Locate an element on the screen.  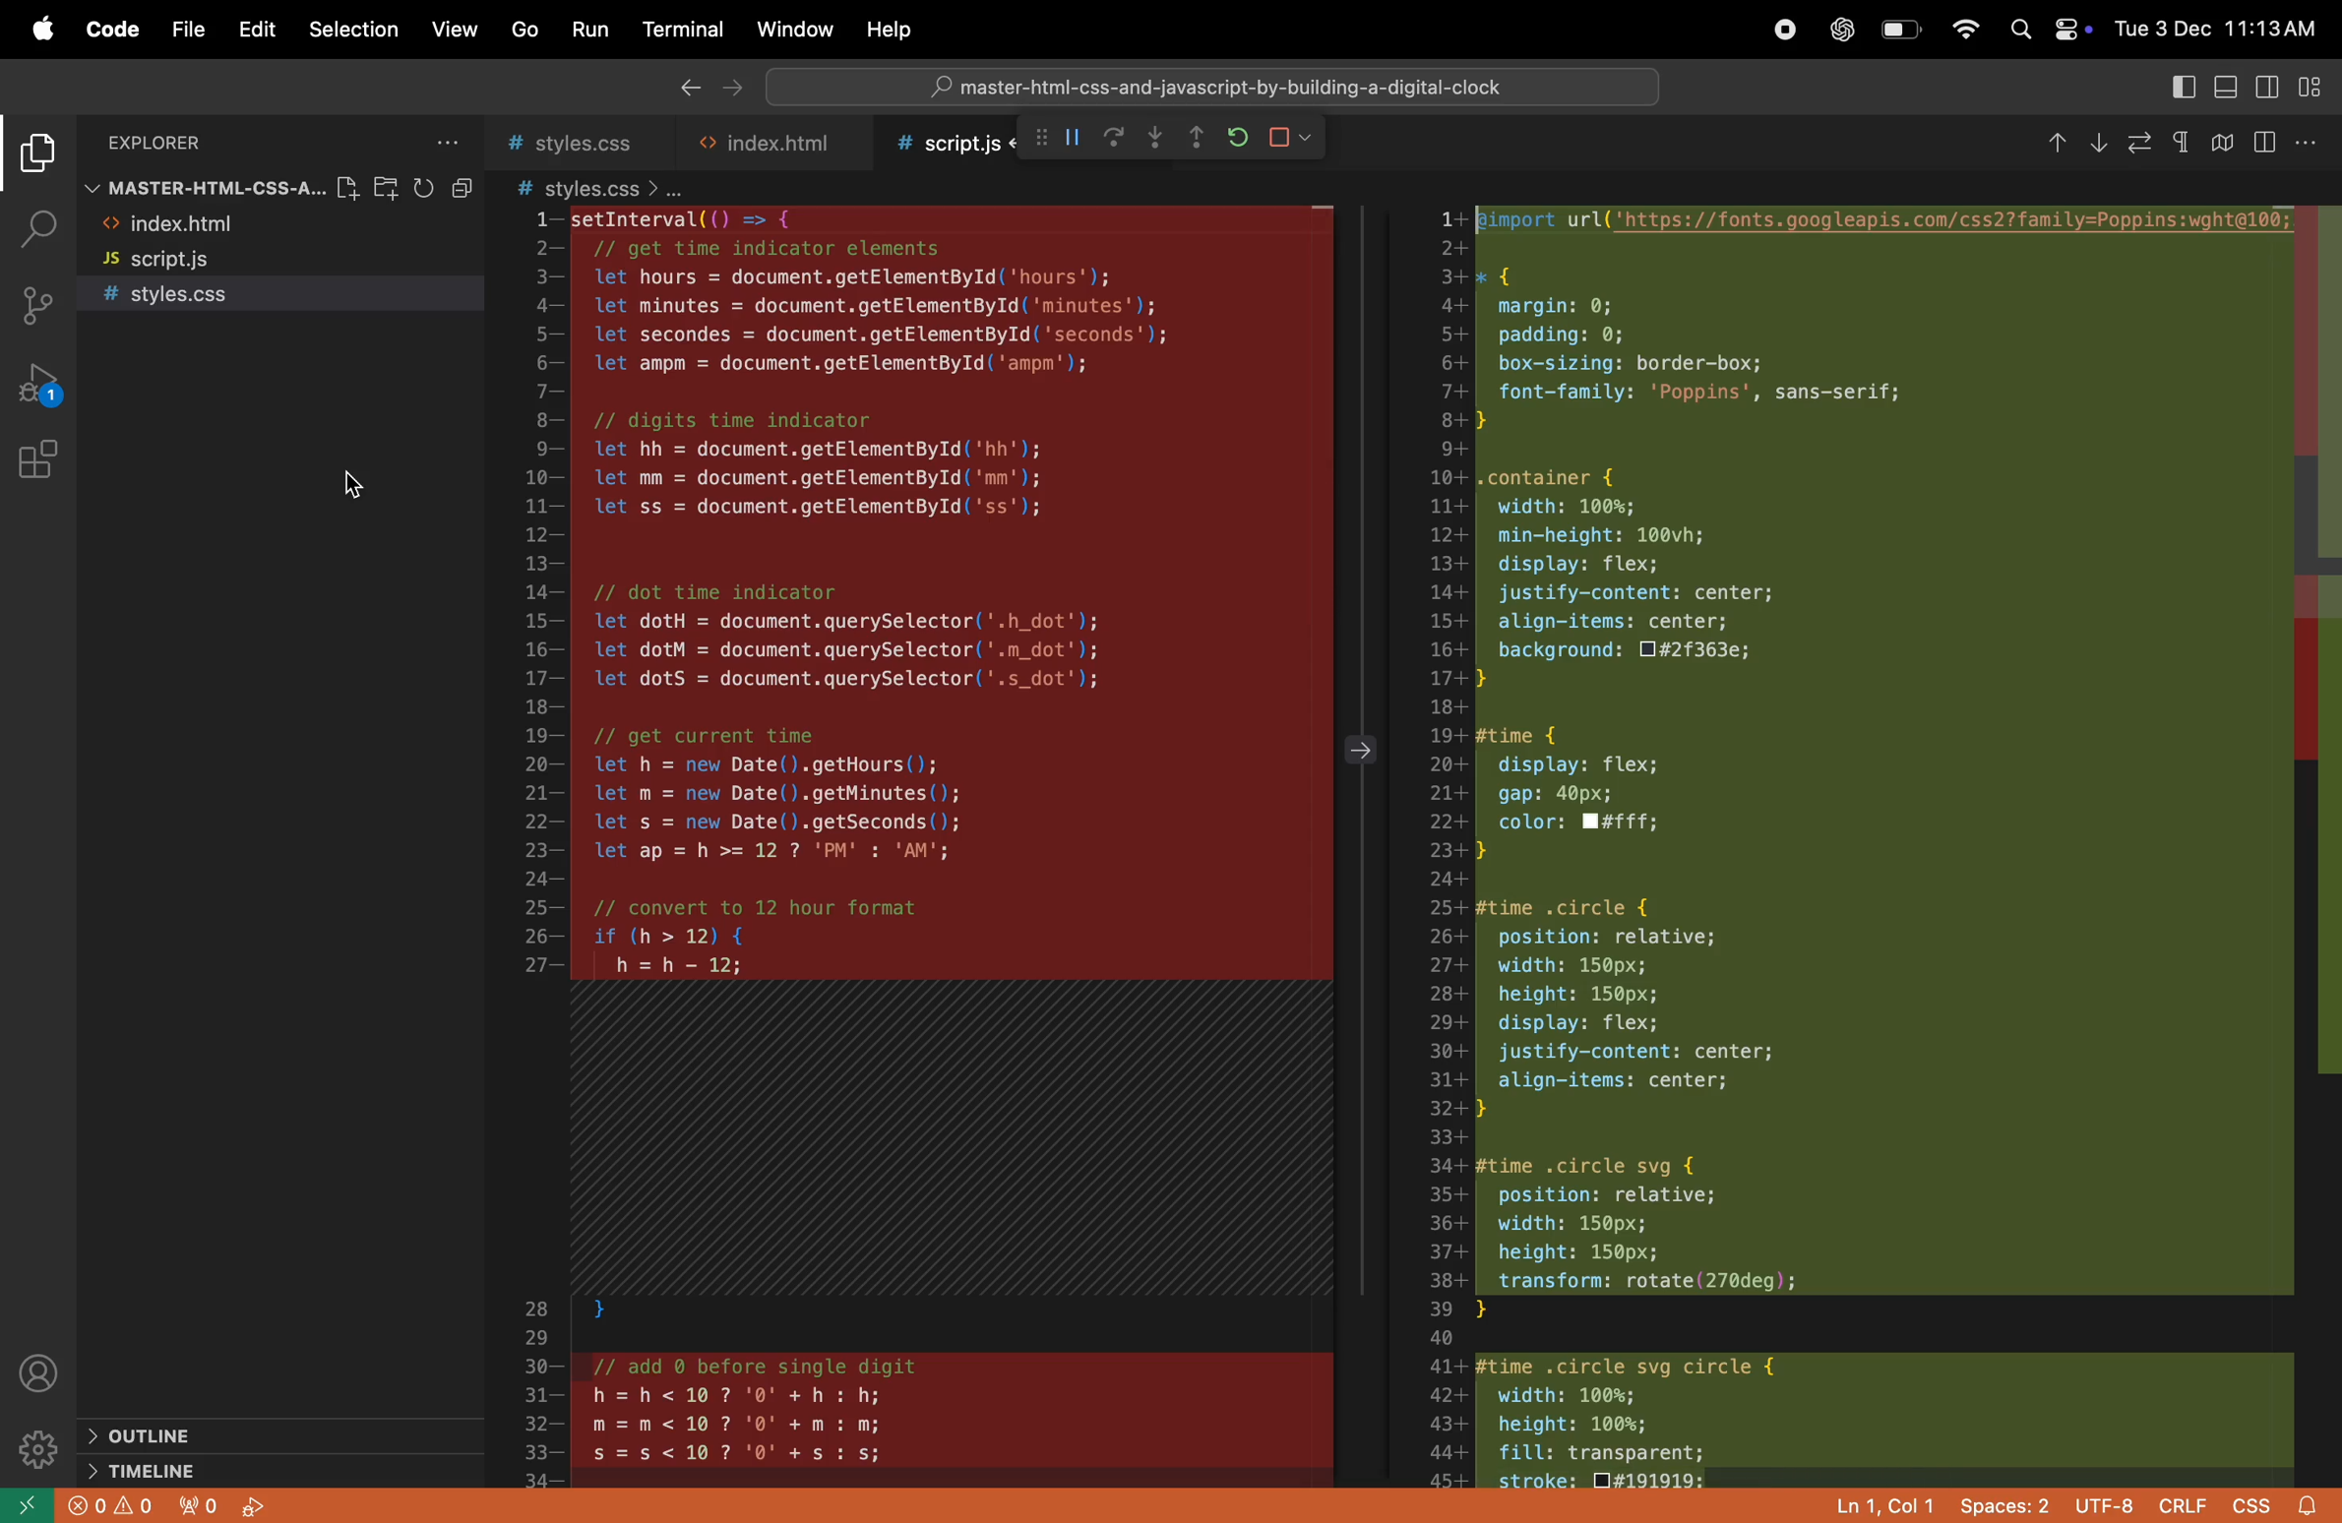
Toggle Collapse unchanged region is located at coordinates (2221, 142).